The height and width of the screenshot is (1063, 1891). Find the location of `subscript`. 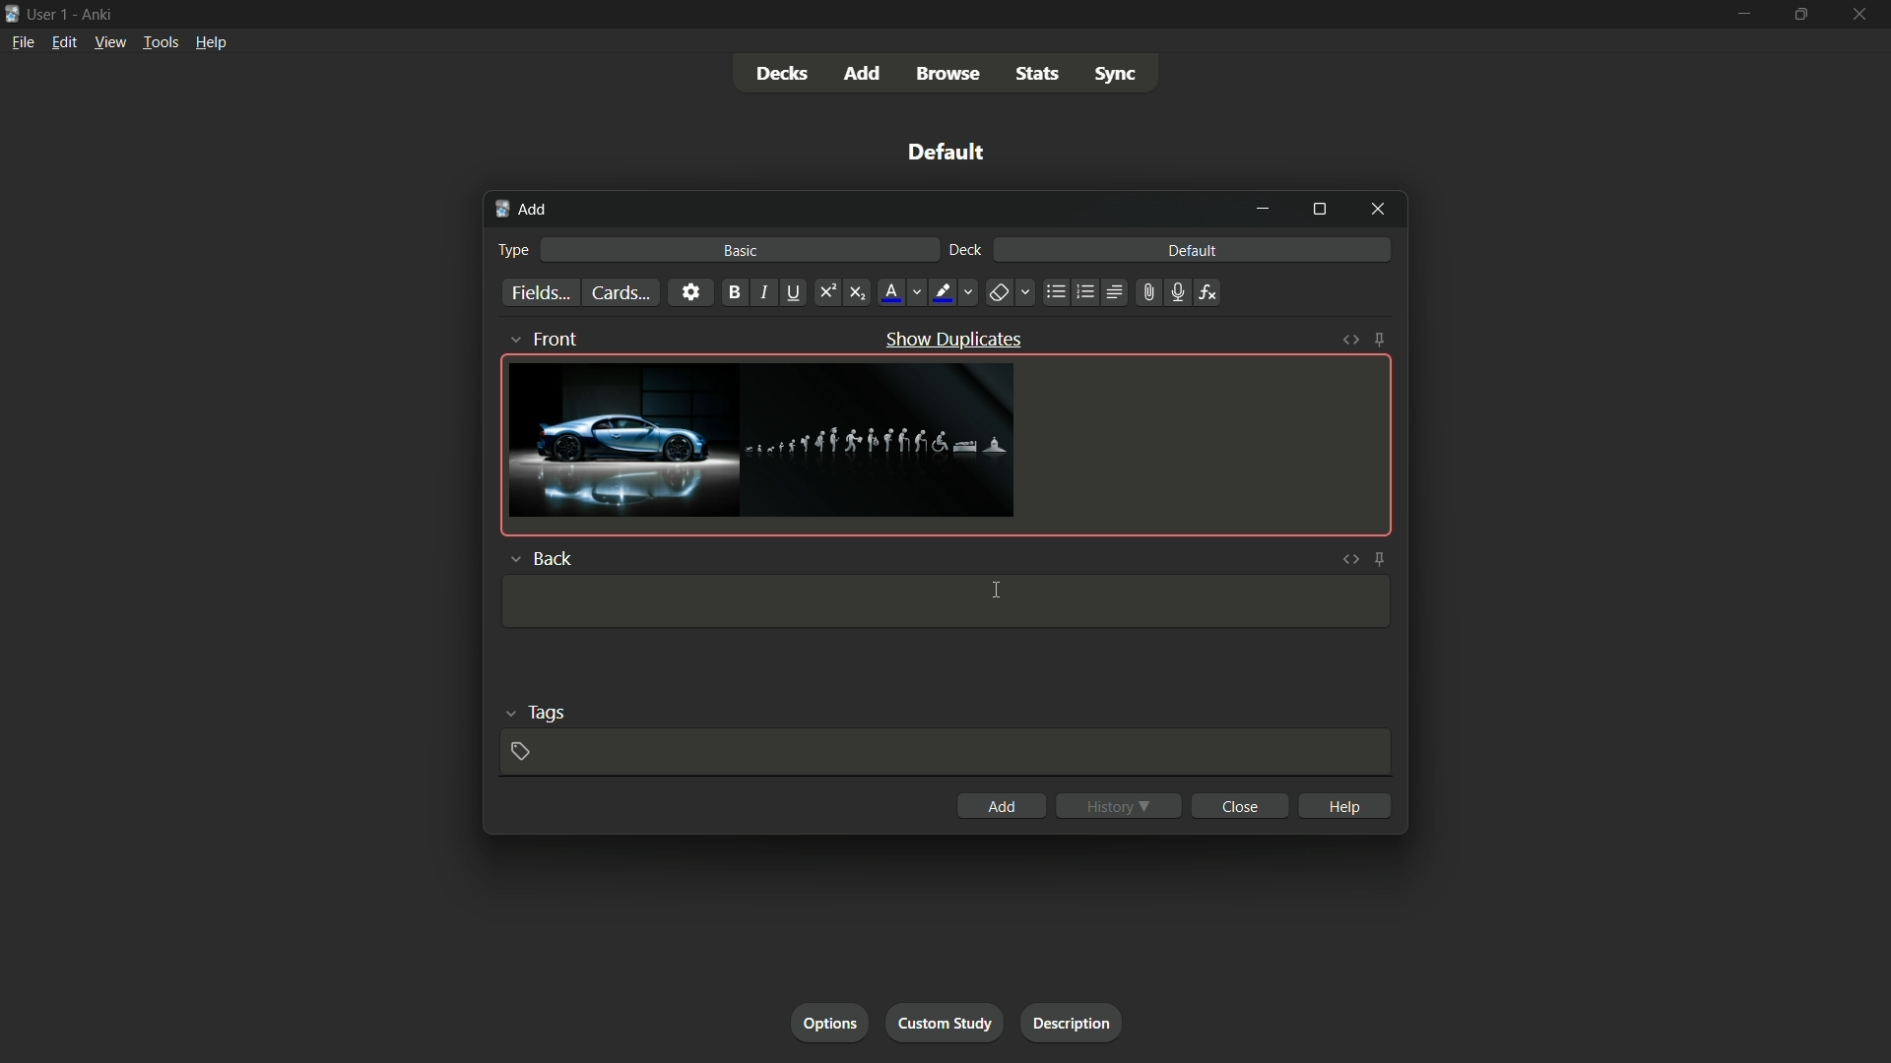

subscript is located at coordinates (858, 292).